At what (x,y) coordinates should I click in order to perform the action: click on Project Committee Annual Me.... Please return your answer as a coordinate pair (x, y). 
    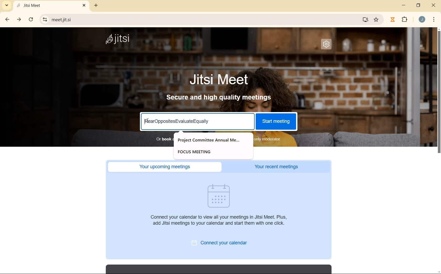
    Looking at the image, I should click on (209, 140).